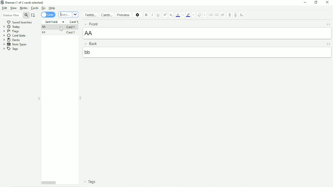  What do you see at coordinates (12, 27) in the screenshot?
I see `Today` at bounding box center [12, 27].